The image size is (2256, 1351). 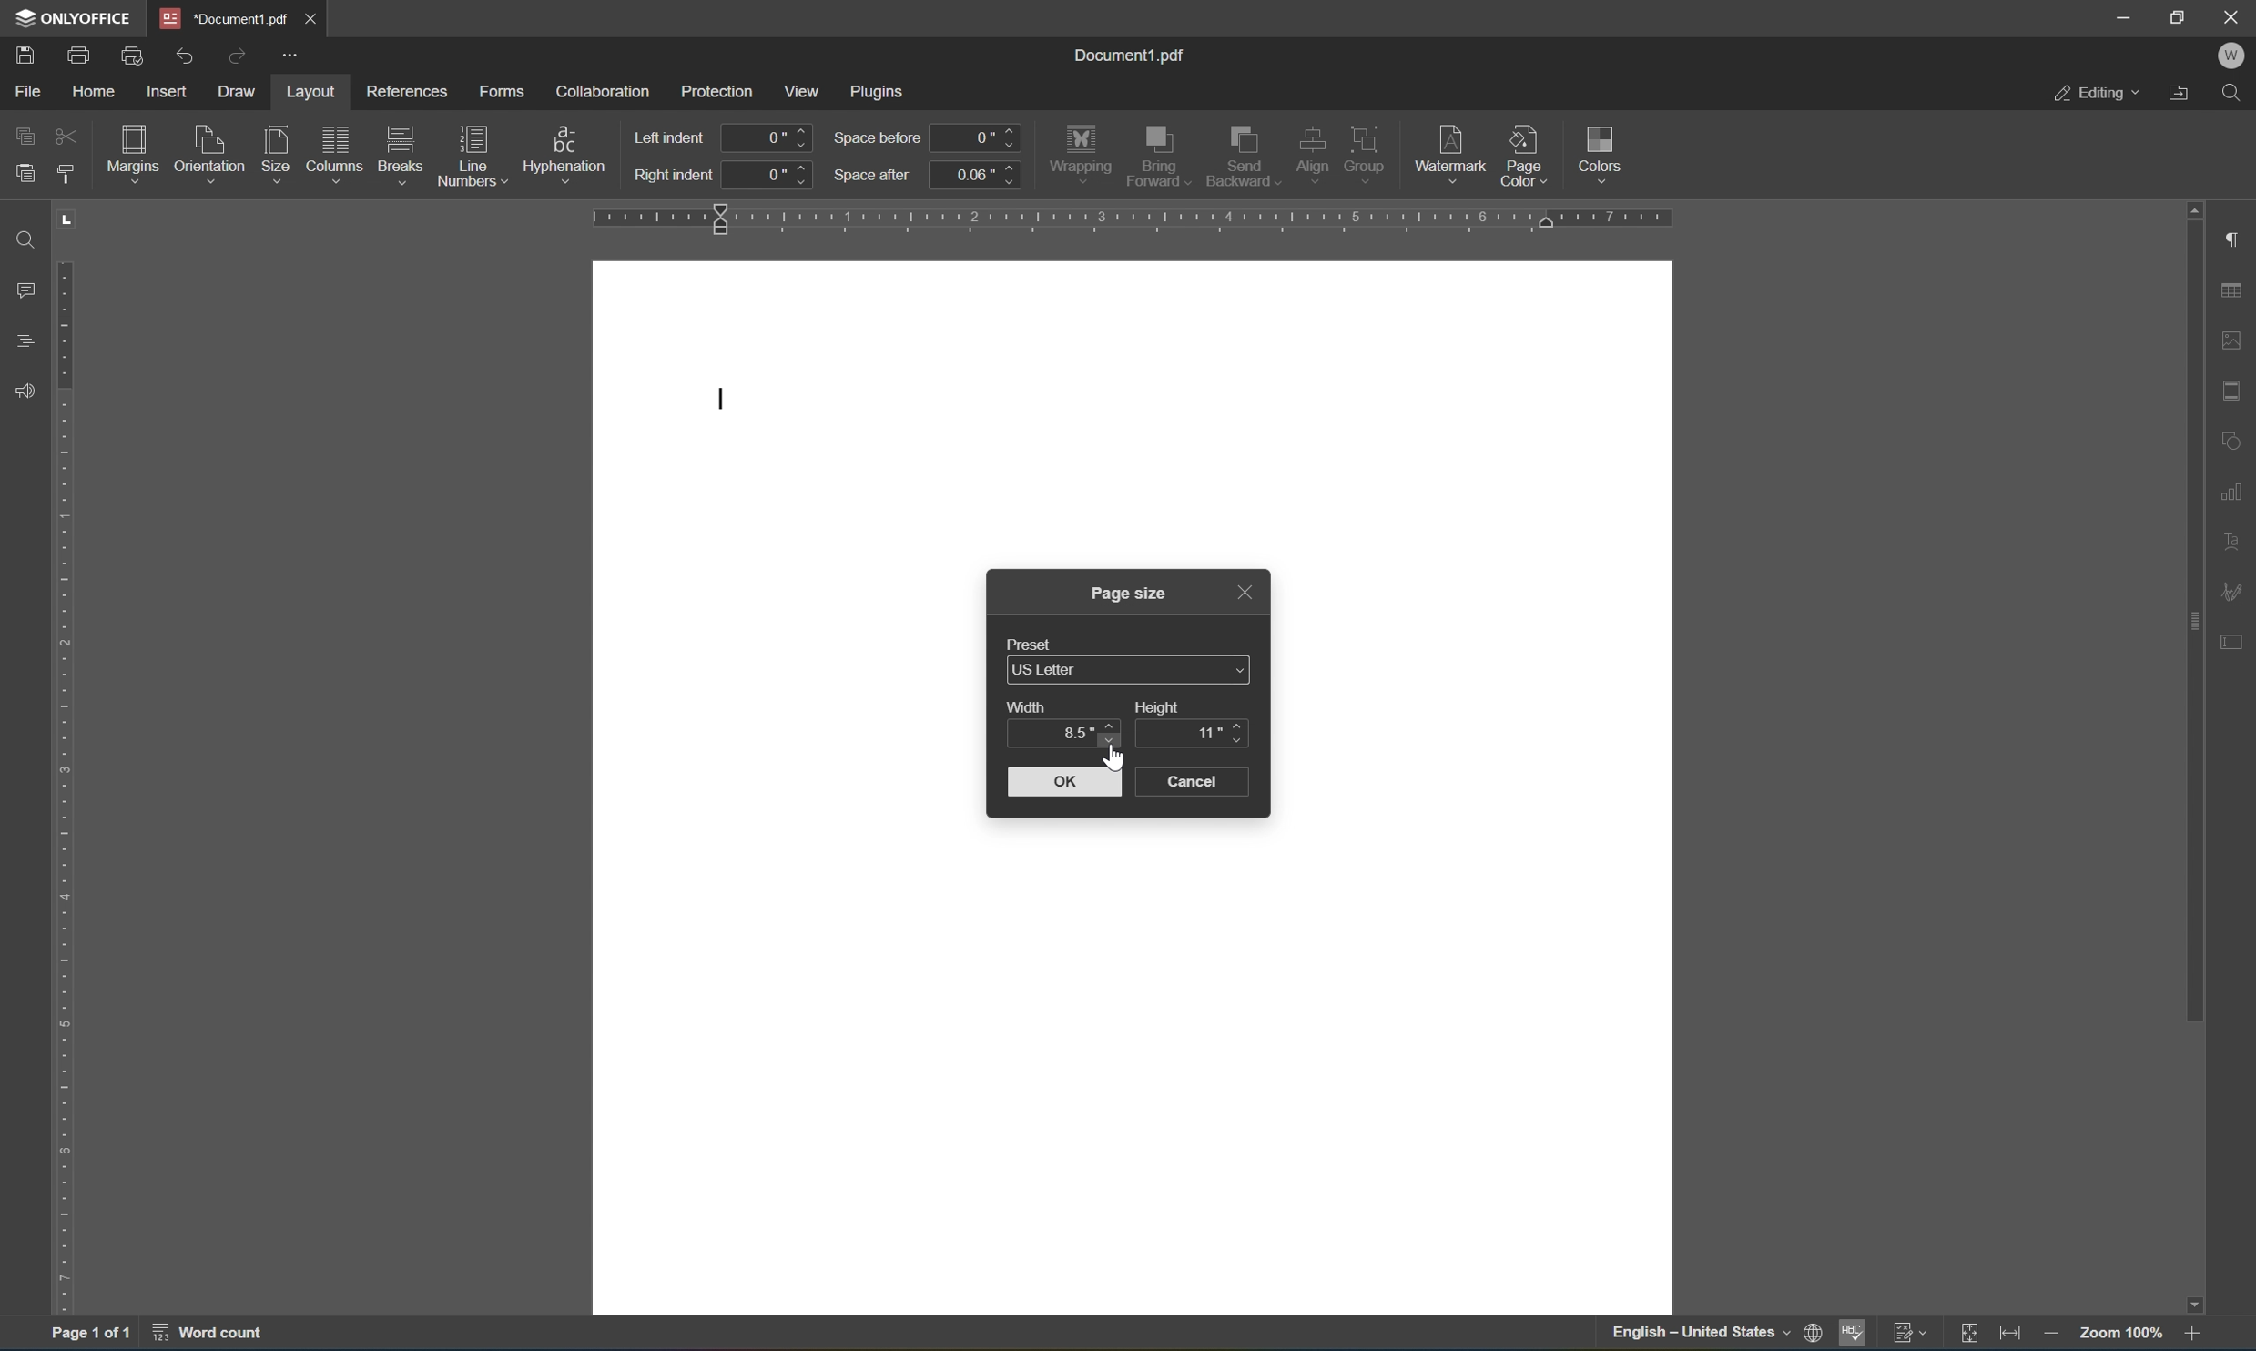 I want to click on cancel, so click(x=1203, y=783).